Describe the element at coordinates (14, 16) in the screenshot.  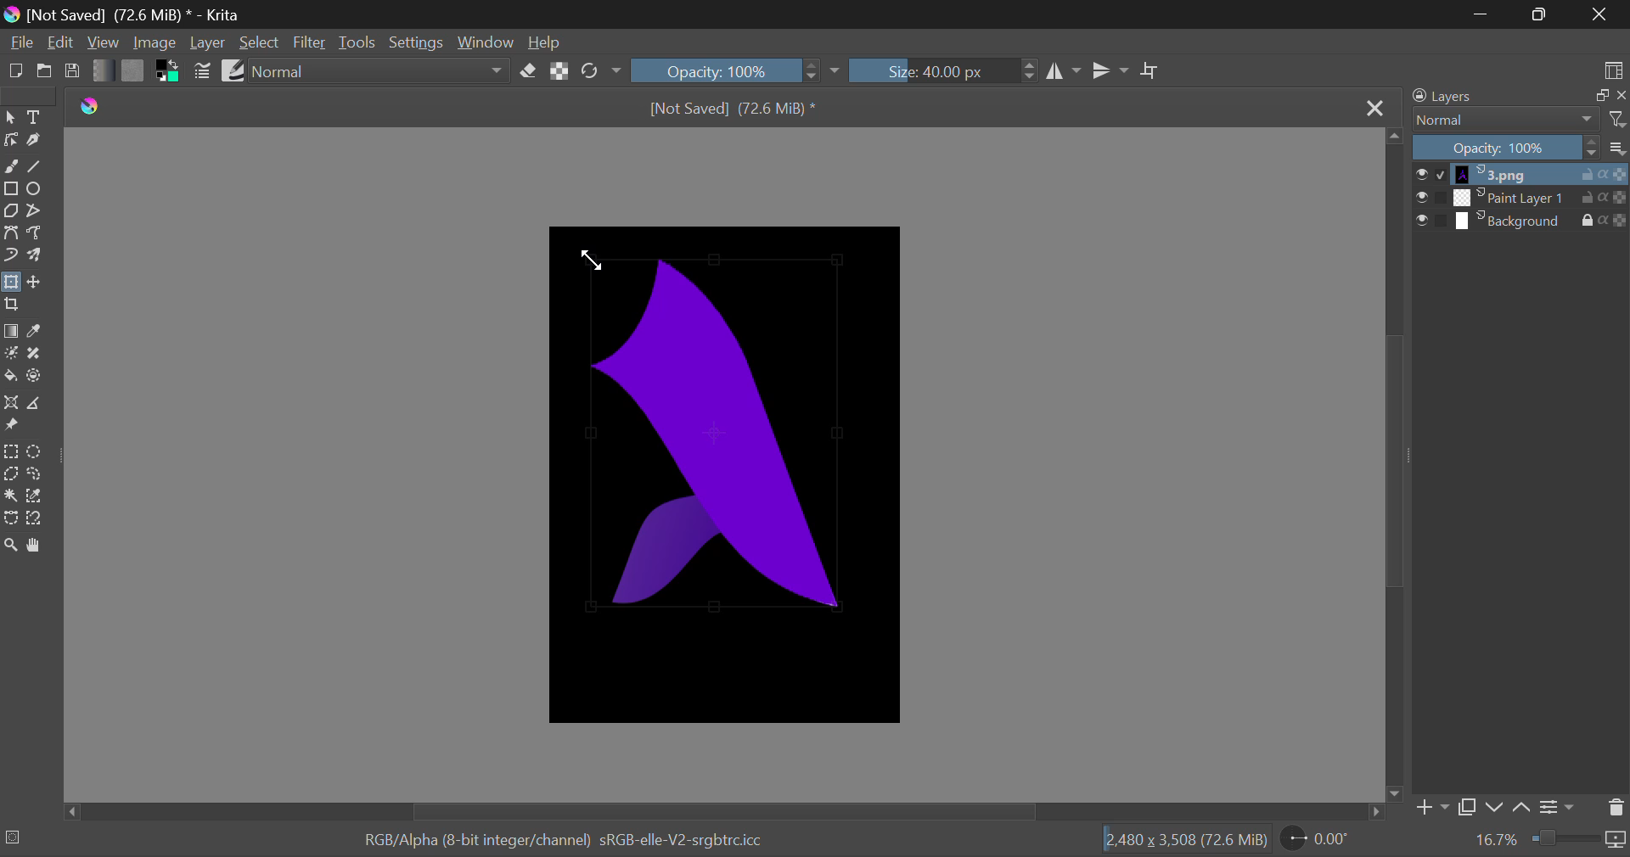
I see `logo` at that location.